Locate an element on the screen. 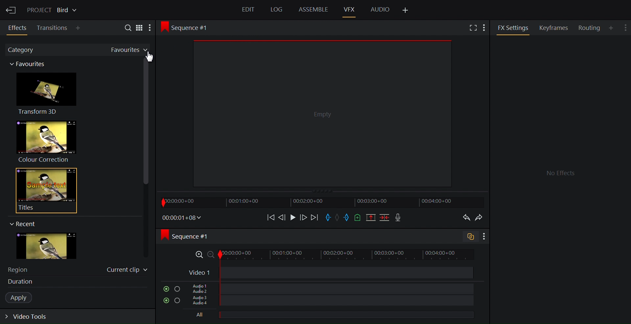  Mark out is located at coordinates (347, 218).